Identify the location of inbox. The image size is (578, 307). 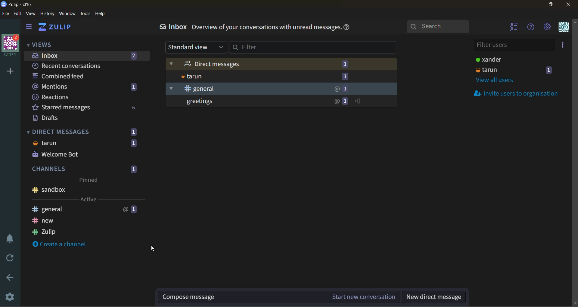
(175, 28).